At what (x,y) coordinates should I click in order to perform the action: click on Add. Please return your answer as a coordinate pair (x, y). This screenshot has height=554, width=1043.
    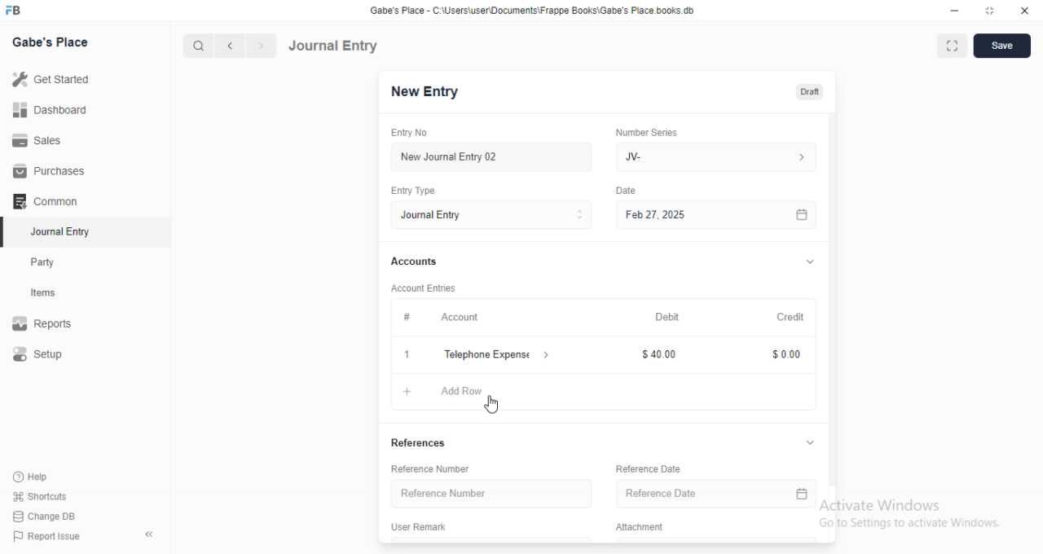
    Looking at the image, I should click on (407, 354).